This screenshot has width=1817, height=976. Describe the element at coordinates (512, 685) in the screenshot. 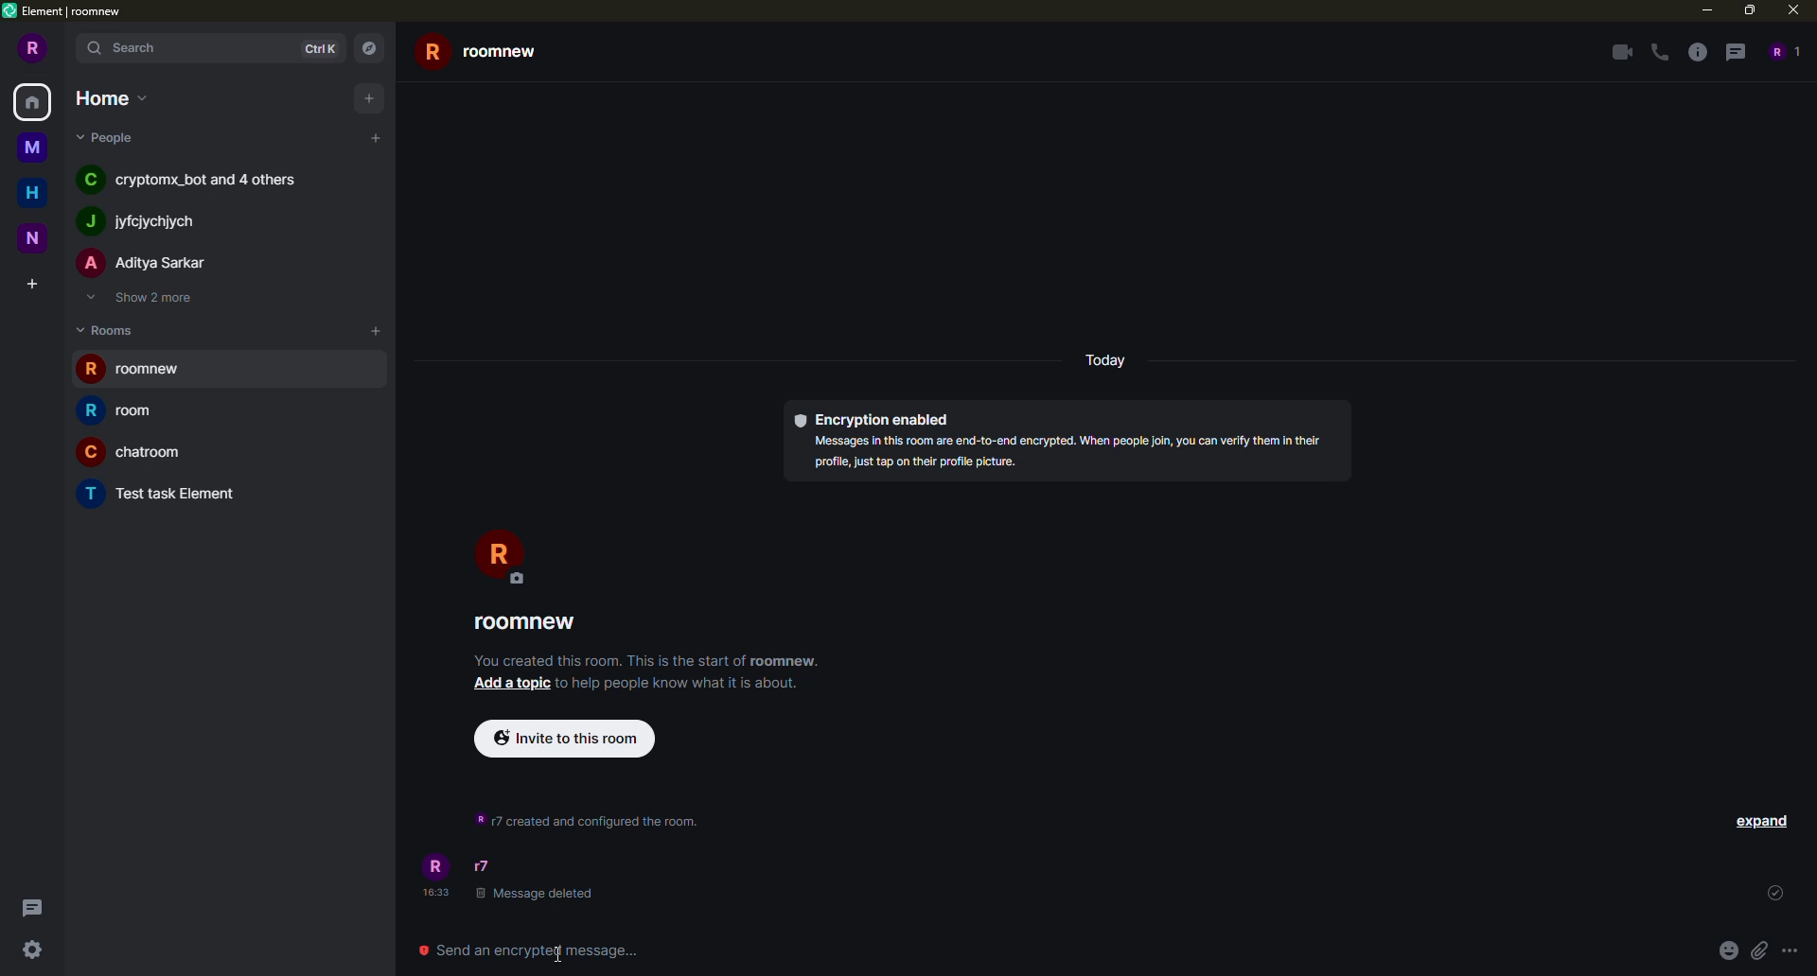

I see `add a topic` at that location.